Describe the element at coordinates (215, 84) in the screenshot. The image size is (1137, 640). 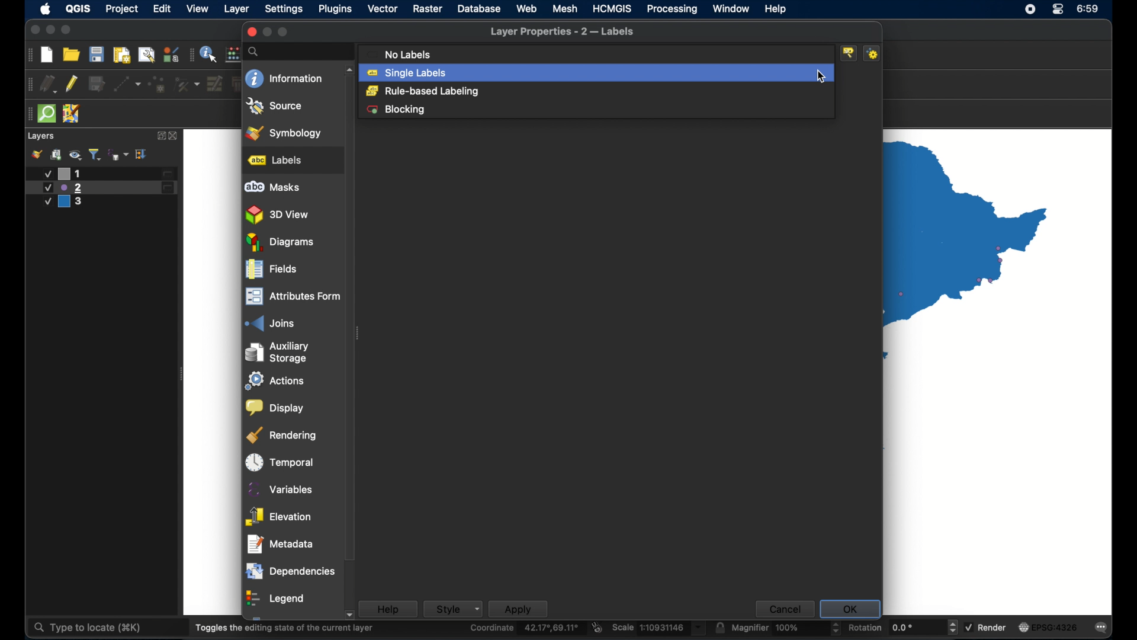
I see `modify attributes` at that location.